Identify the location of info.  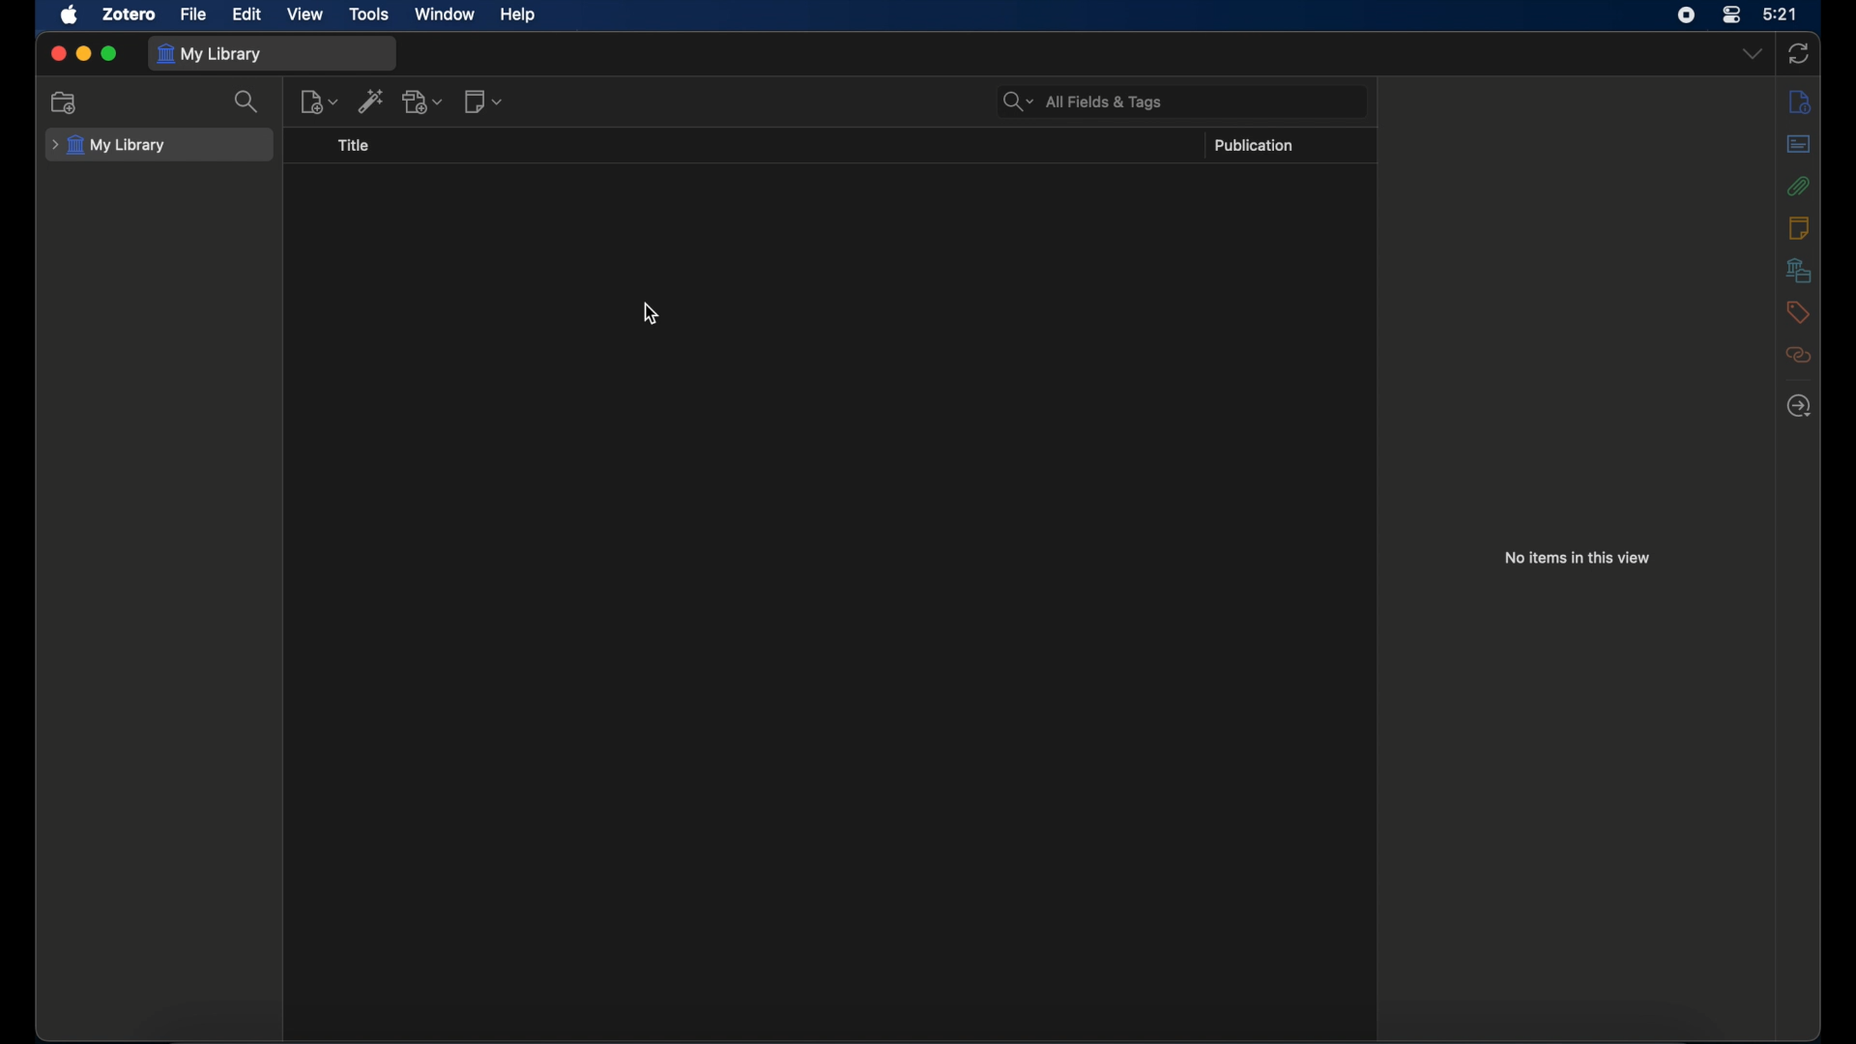
(1799, 101).